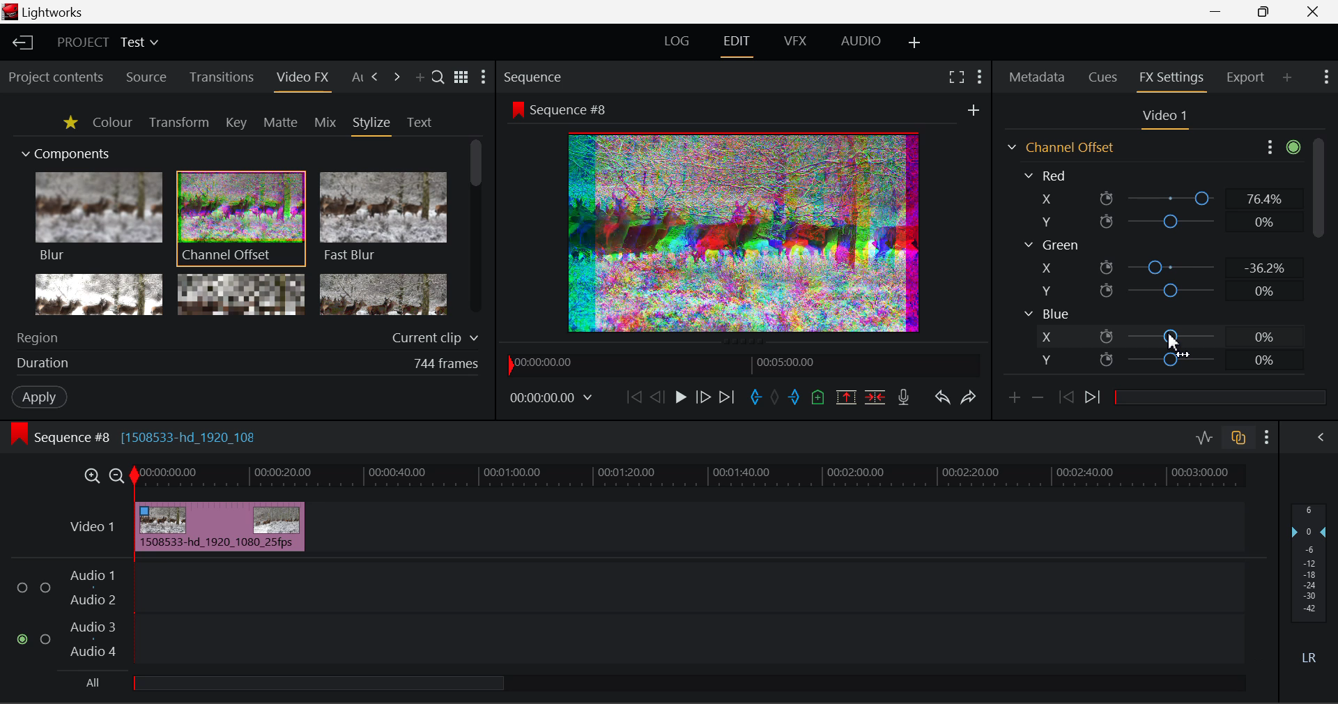 This screenshot has width=1338, height=704. Describe the element at coordinates (978, 79) in the screenshot. I see `Show Settings` at that location.